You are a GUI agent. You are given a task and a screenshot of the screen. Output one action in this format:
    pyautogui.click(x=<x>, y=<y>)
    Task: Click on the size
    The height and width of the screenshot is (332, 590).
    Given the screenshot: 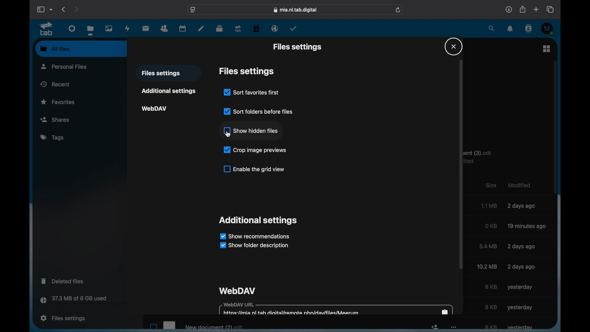 What is the action you would take?
    pyautogui.click(x=488, y=246)
    